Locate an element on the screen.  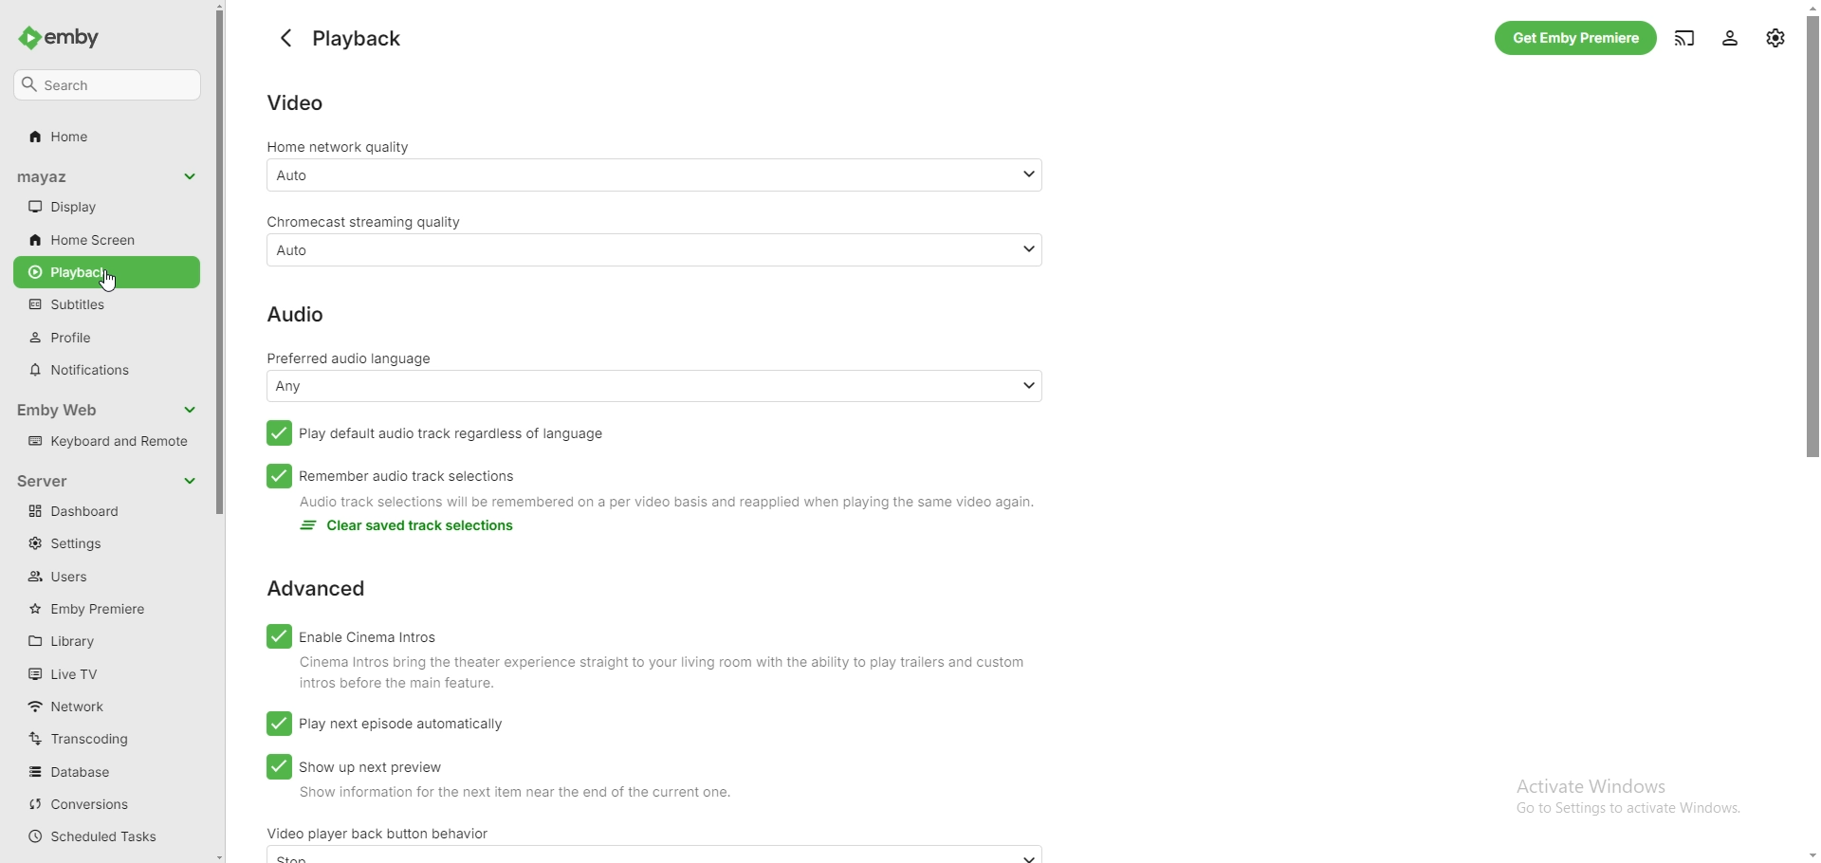
enable cinema intros is located at coordinates (352, 634).